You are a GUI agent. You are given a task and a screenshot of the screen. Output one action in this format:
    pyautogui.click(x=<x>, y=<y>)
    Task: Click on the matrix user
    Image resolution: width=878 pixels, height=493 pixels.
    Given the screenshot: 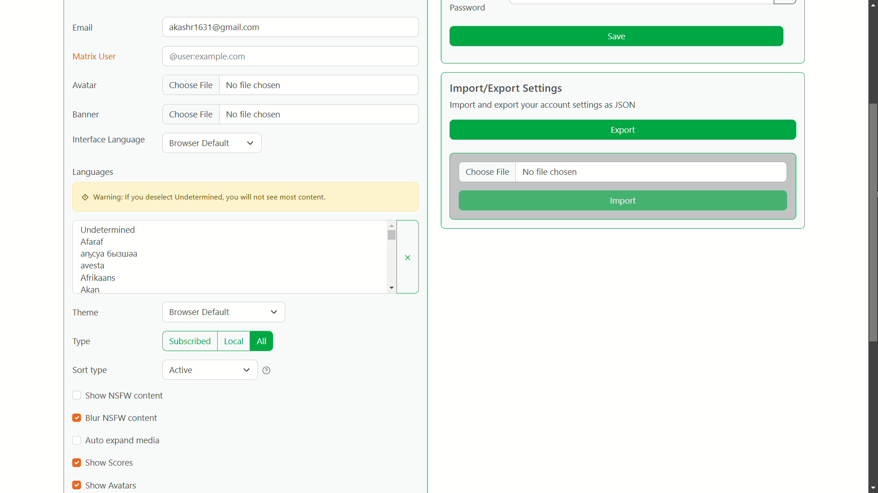 What is the action you would take?
    pyautogui.click(x=94, y=57)
    